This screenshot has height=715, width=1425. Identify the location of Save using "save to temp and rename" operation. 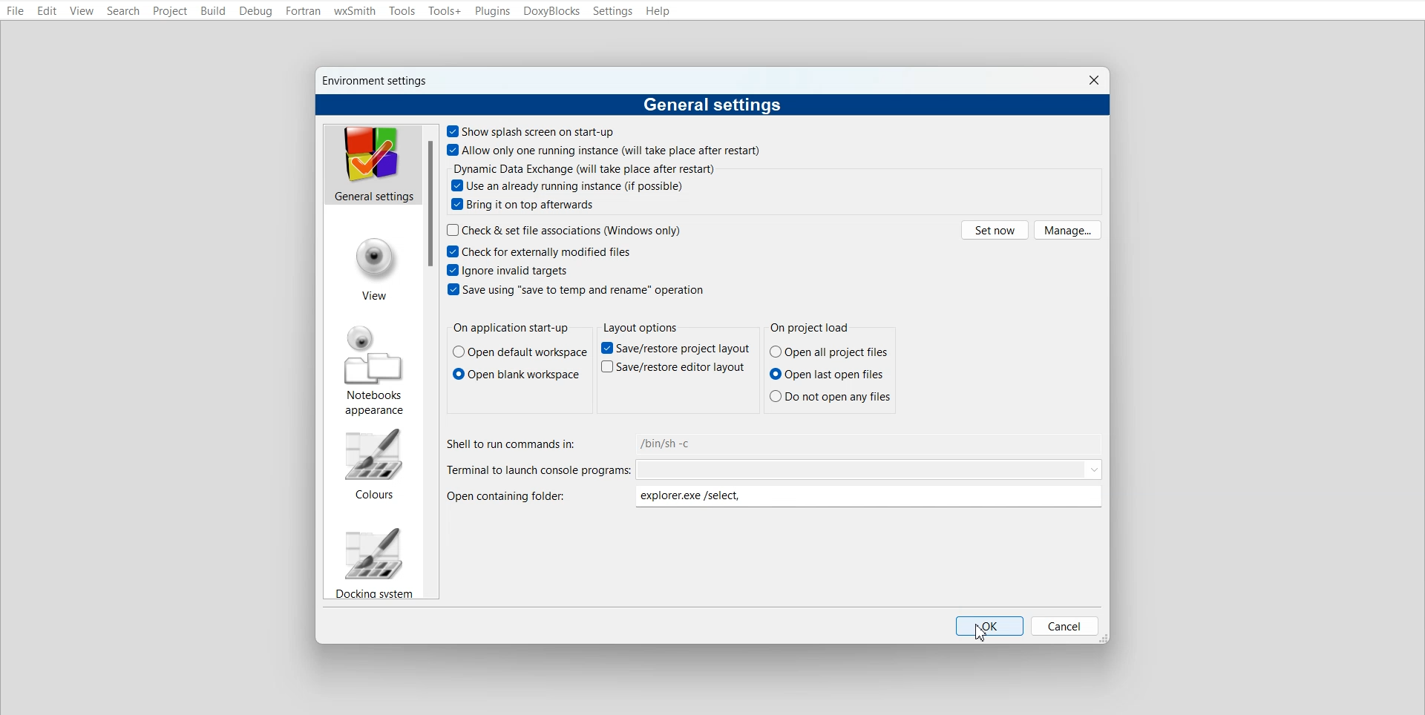
(576, 289).